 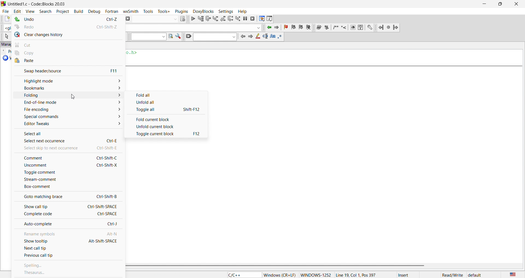 I want to click on debug, so click(x=94, y=11).